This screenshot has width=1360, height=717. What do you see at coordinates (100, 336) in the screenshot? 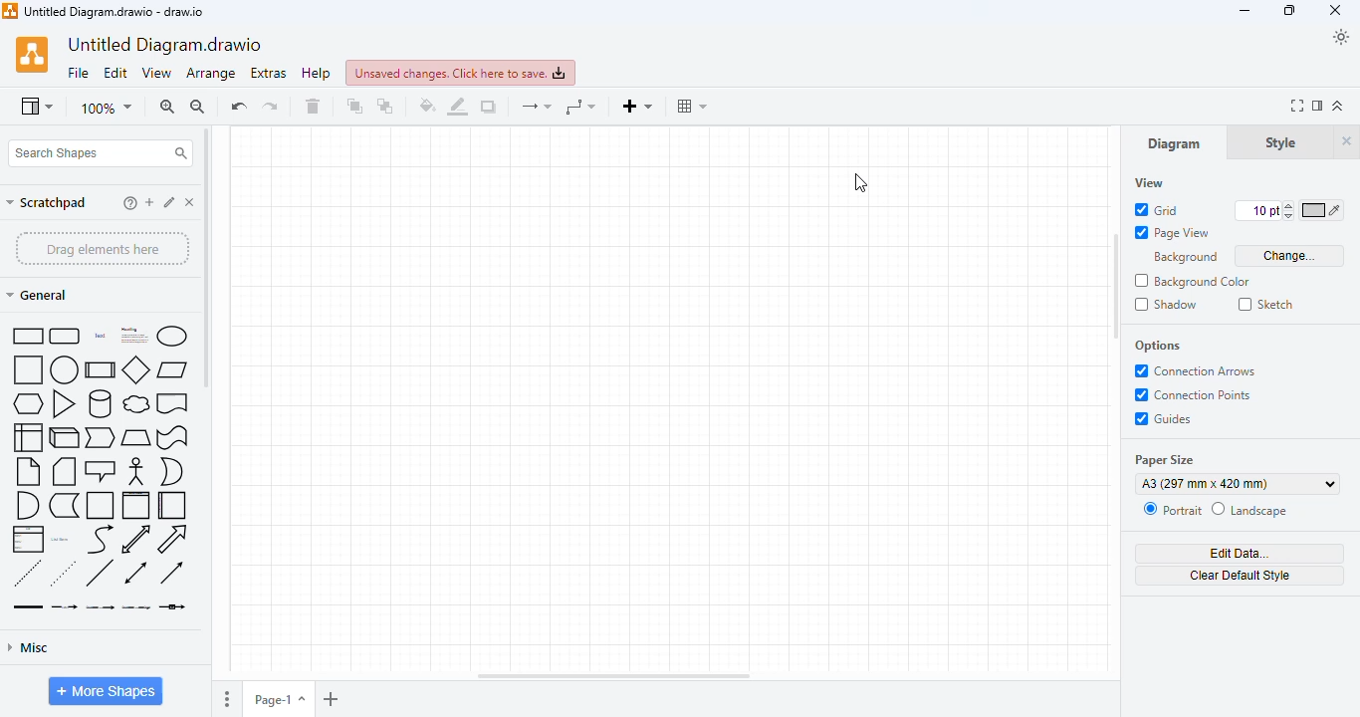
I see `text` at bounding box center [100, 336].